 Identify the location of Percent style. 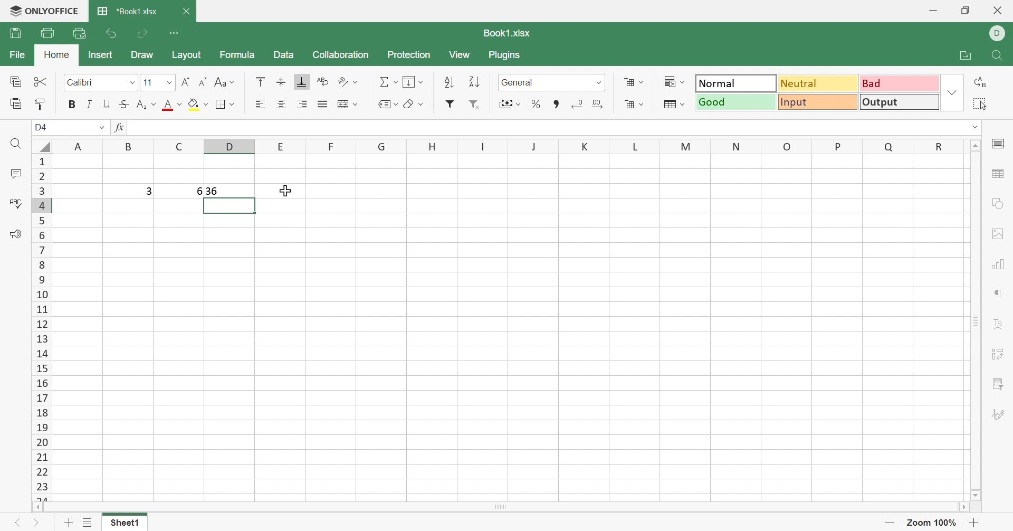
(537, 105).